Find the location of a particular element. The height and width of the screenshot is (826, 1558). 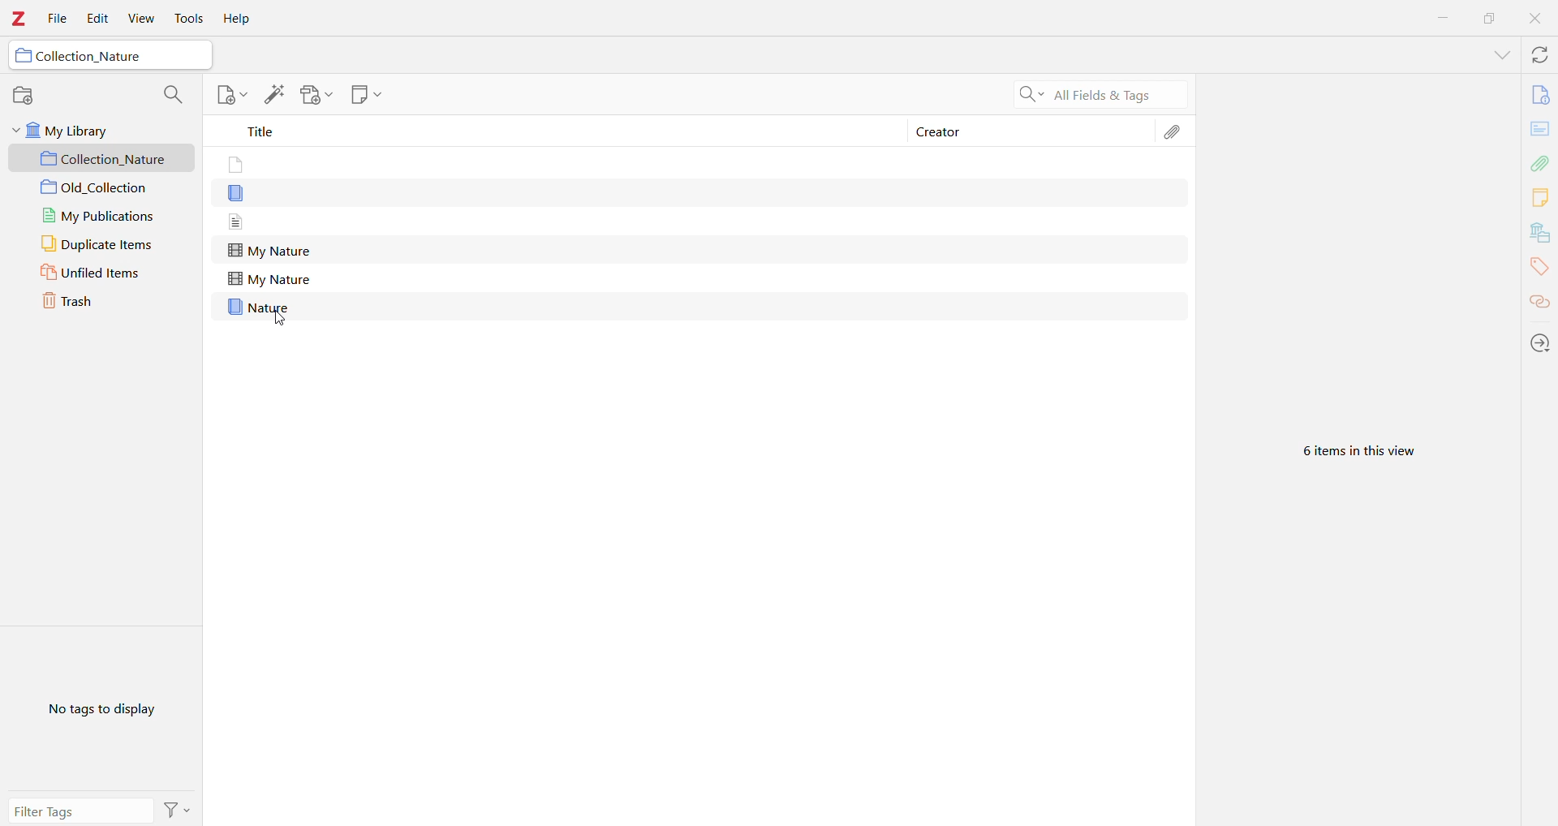

Unfiled Items is located at coordinates (101, 273).